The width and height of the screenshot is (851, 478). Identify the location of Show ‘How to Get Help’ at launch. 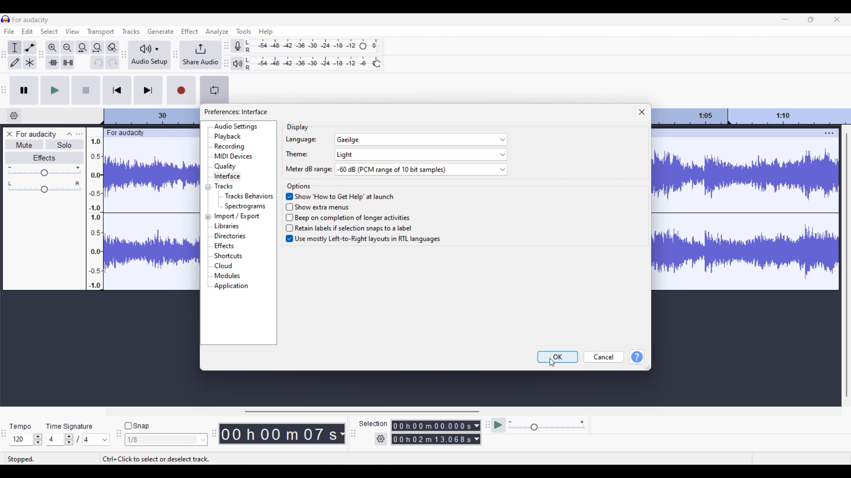
(340, 196).